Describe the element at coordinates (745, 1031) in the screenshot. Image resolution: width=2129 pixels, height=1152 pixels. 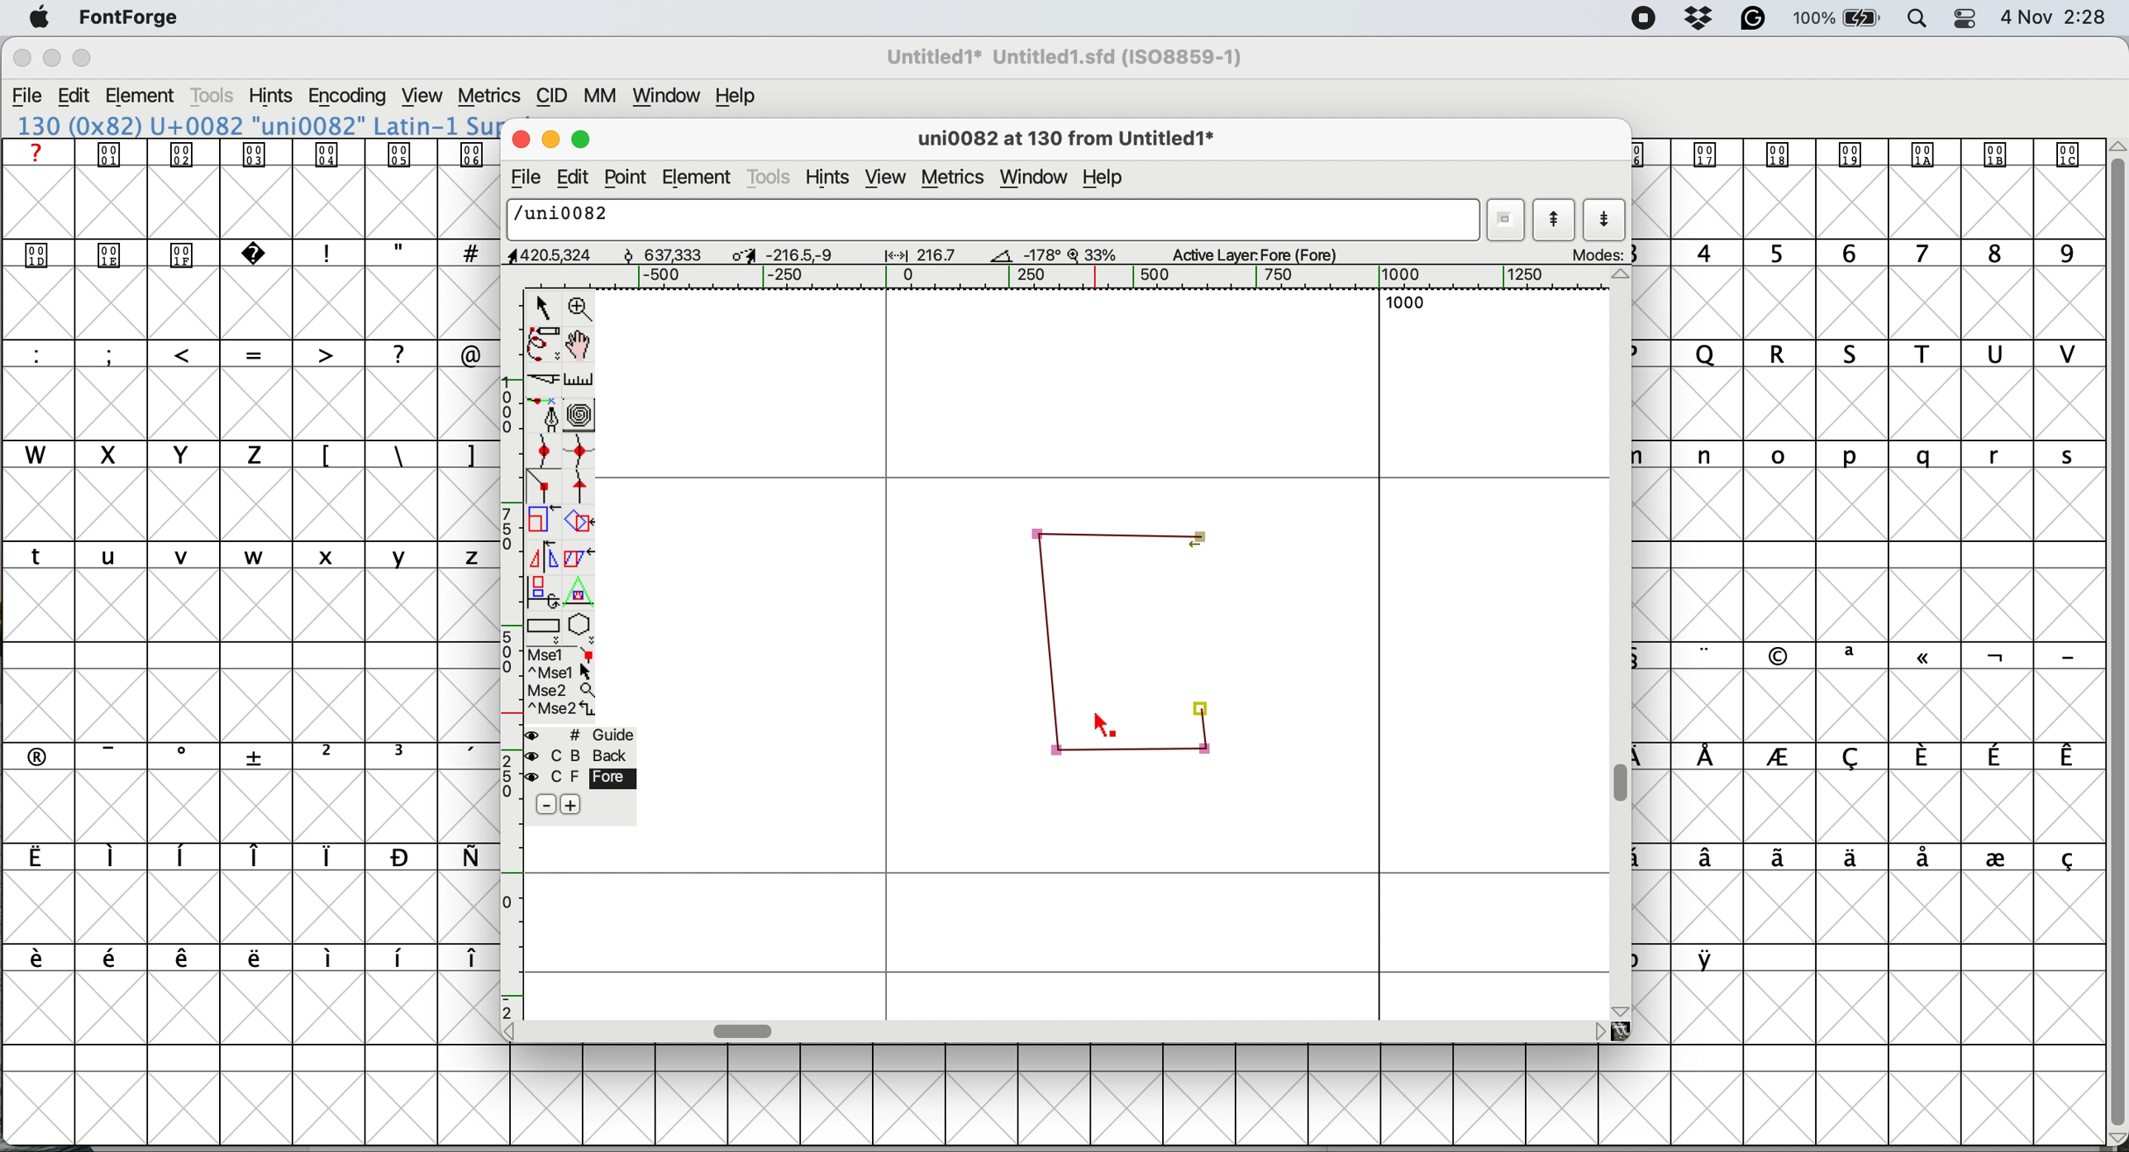
I see `horizontal scroll bar` at that location.